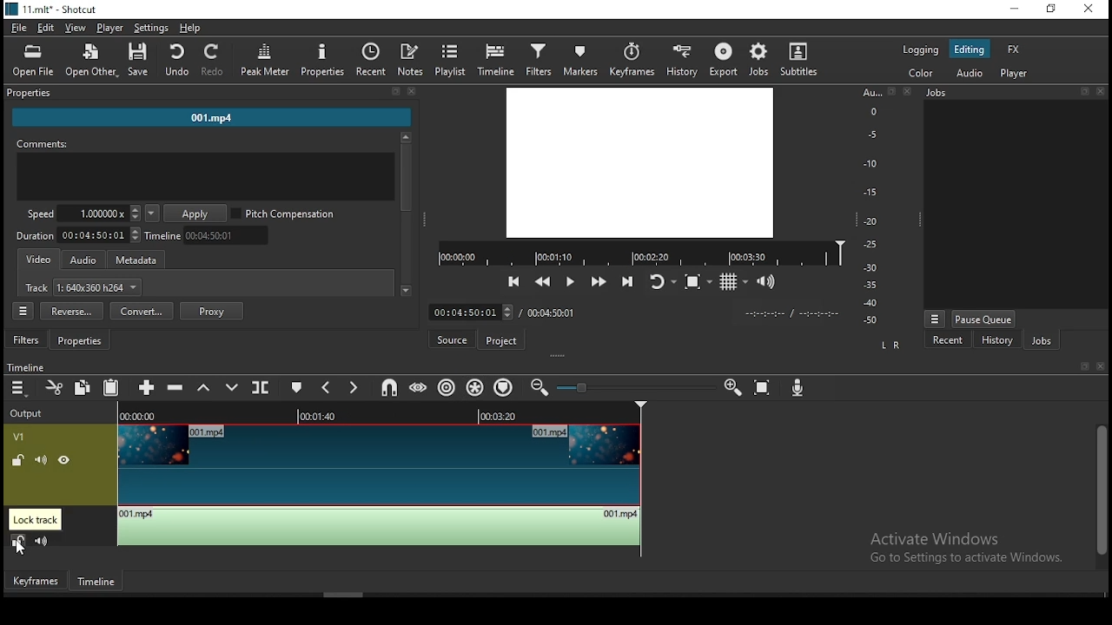  I want to click on zoom timeline , so click(730, 386).